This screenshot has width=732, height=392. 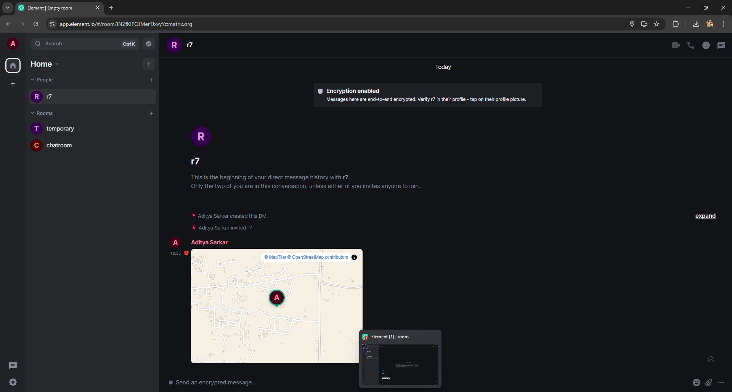 What do you see at coordinates (708, 383) in the screenshot?
I see `attachments` at bounding box center [708, 383].